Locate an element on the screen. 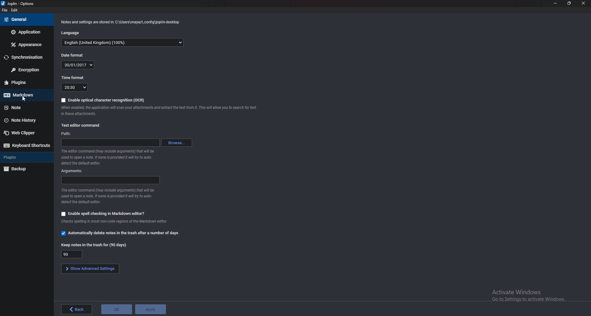 This screenshot has width=591, height=316. Info is located at coordinates (108, 196).